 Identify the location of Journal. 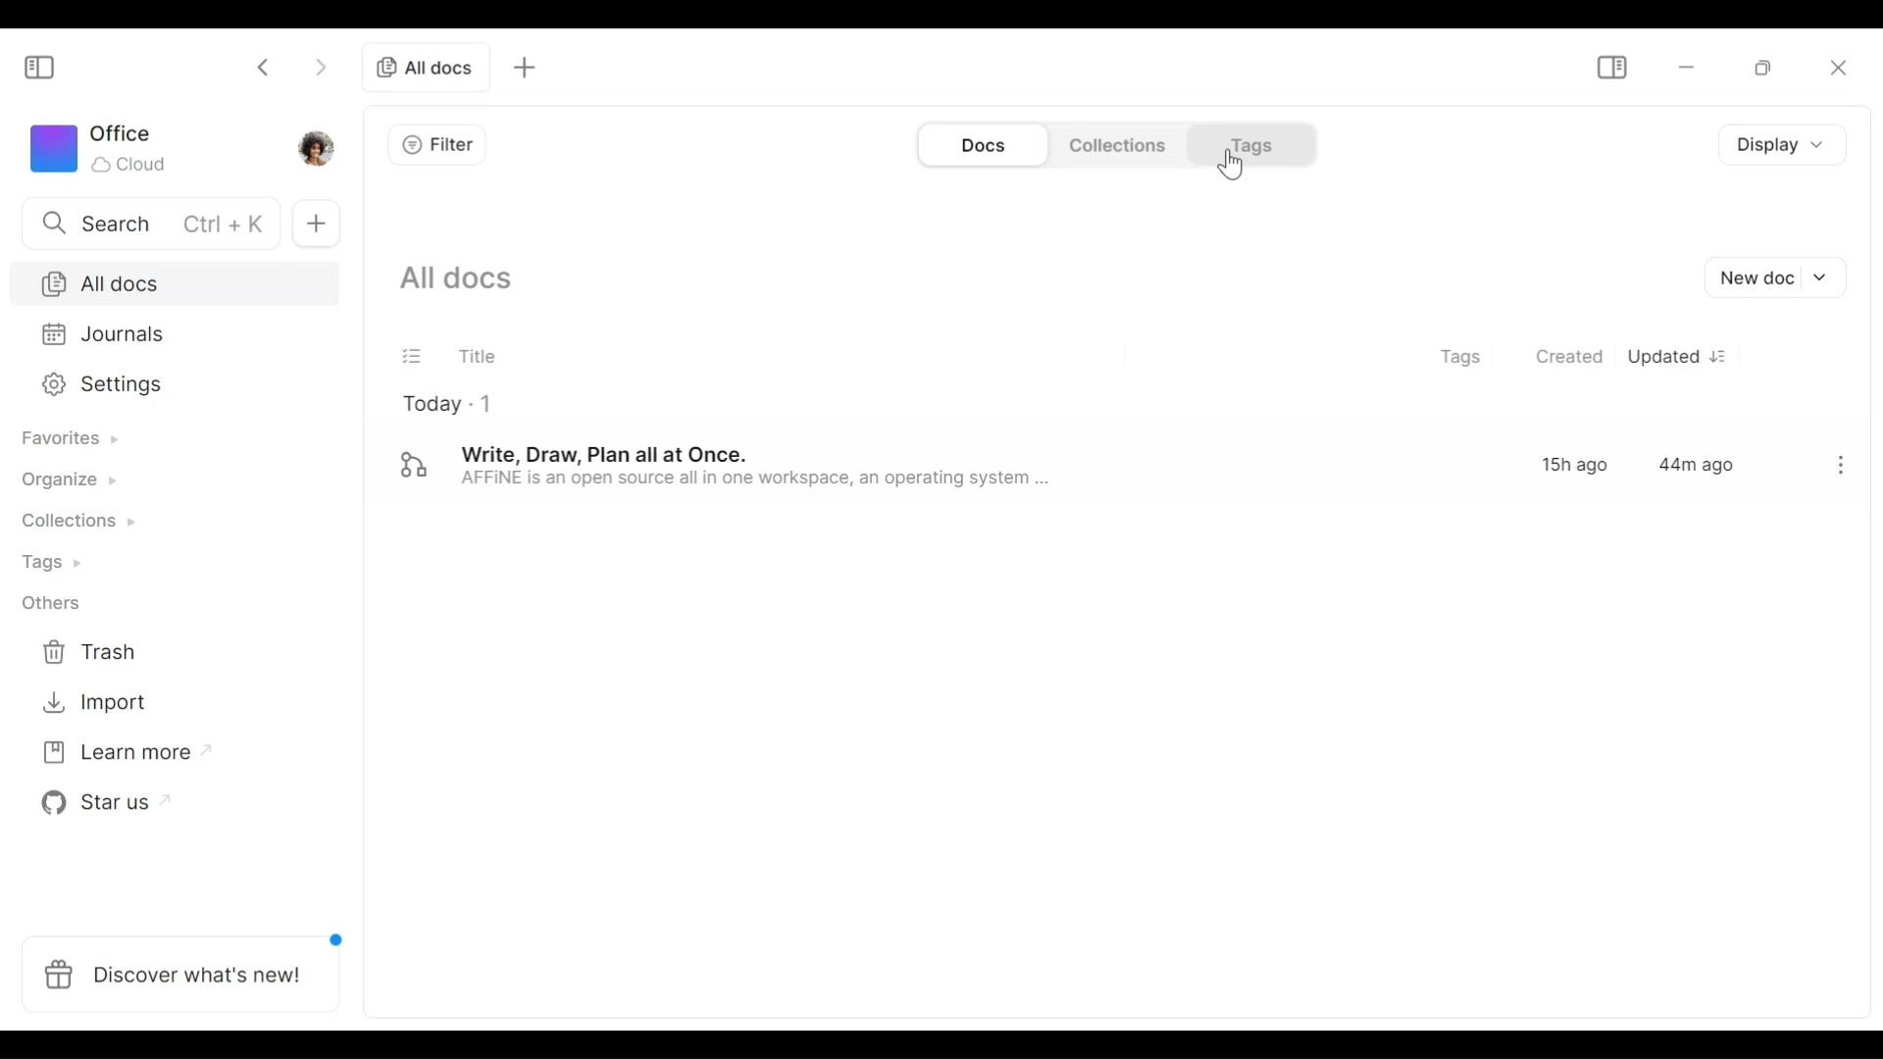
(173, 338).